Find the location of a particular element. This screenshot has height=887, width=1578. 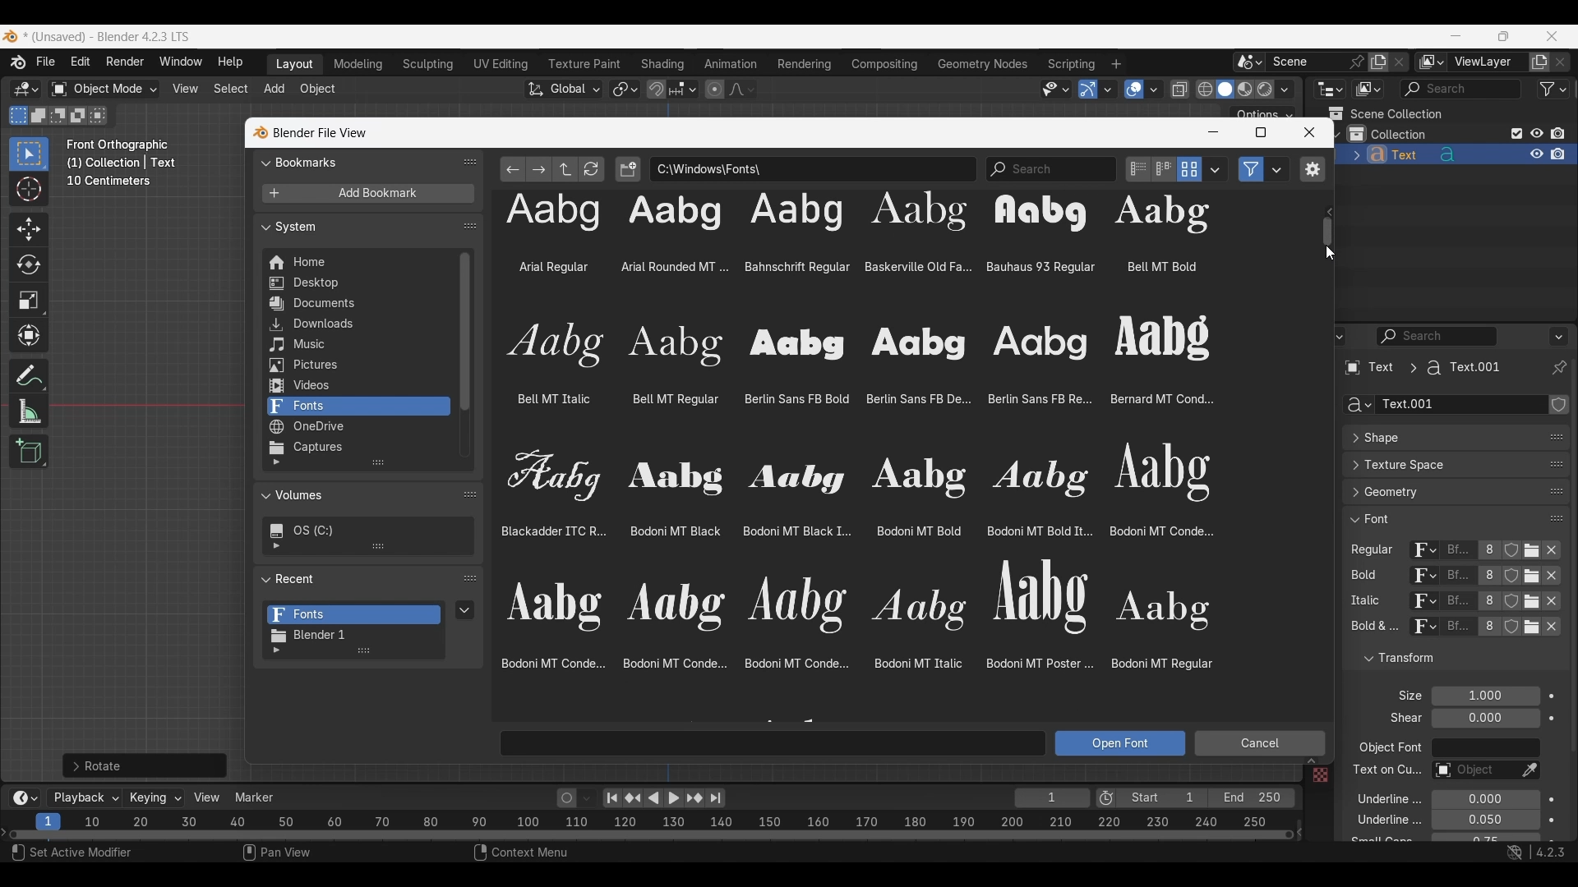

Click to expand Light Probes is located at coordinates (1400, 696).